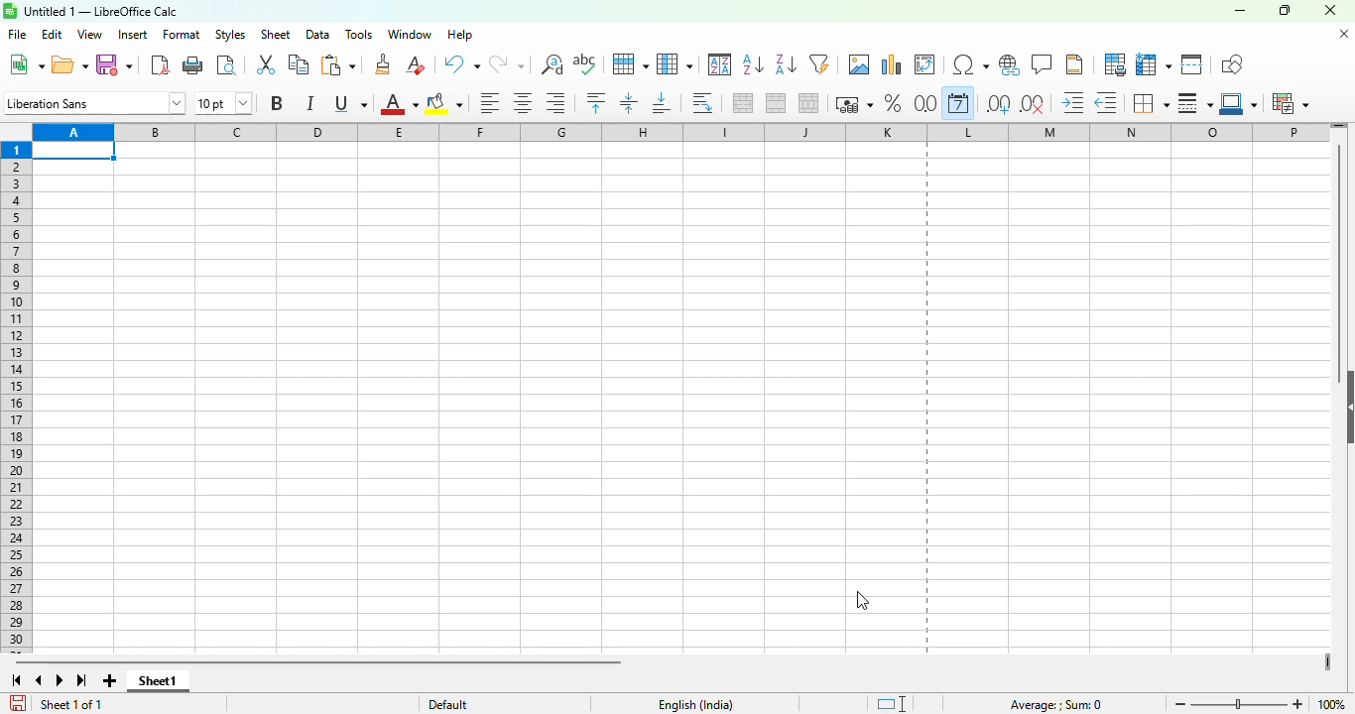 The height and width of the screenshot is (714, 1355). What do you see at coordinates (1240, 10) in the screenshot?
I see `minimize` at bounding box center [1240, 10].